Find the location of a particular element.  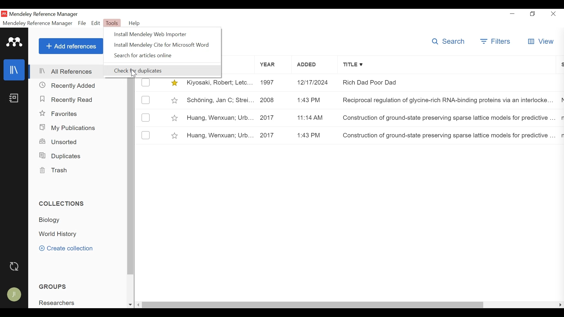

Collections is located at coordinates (63, 204).